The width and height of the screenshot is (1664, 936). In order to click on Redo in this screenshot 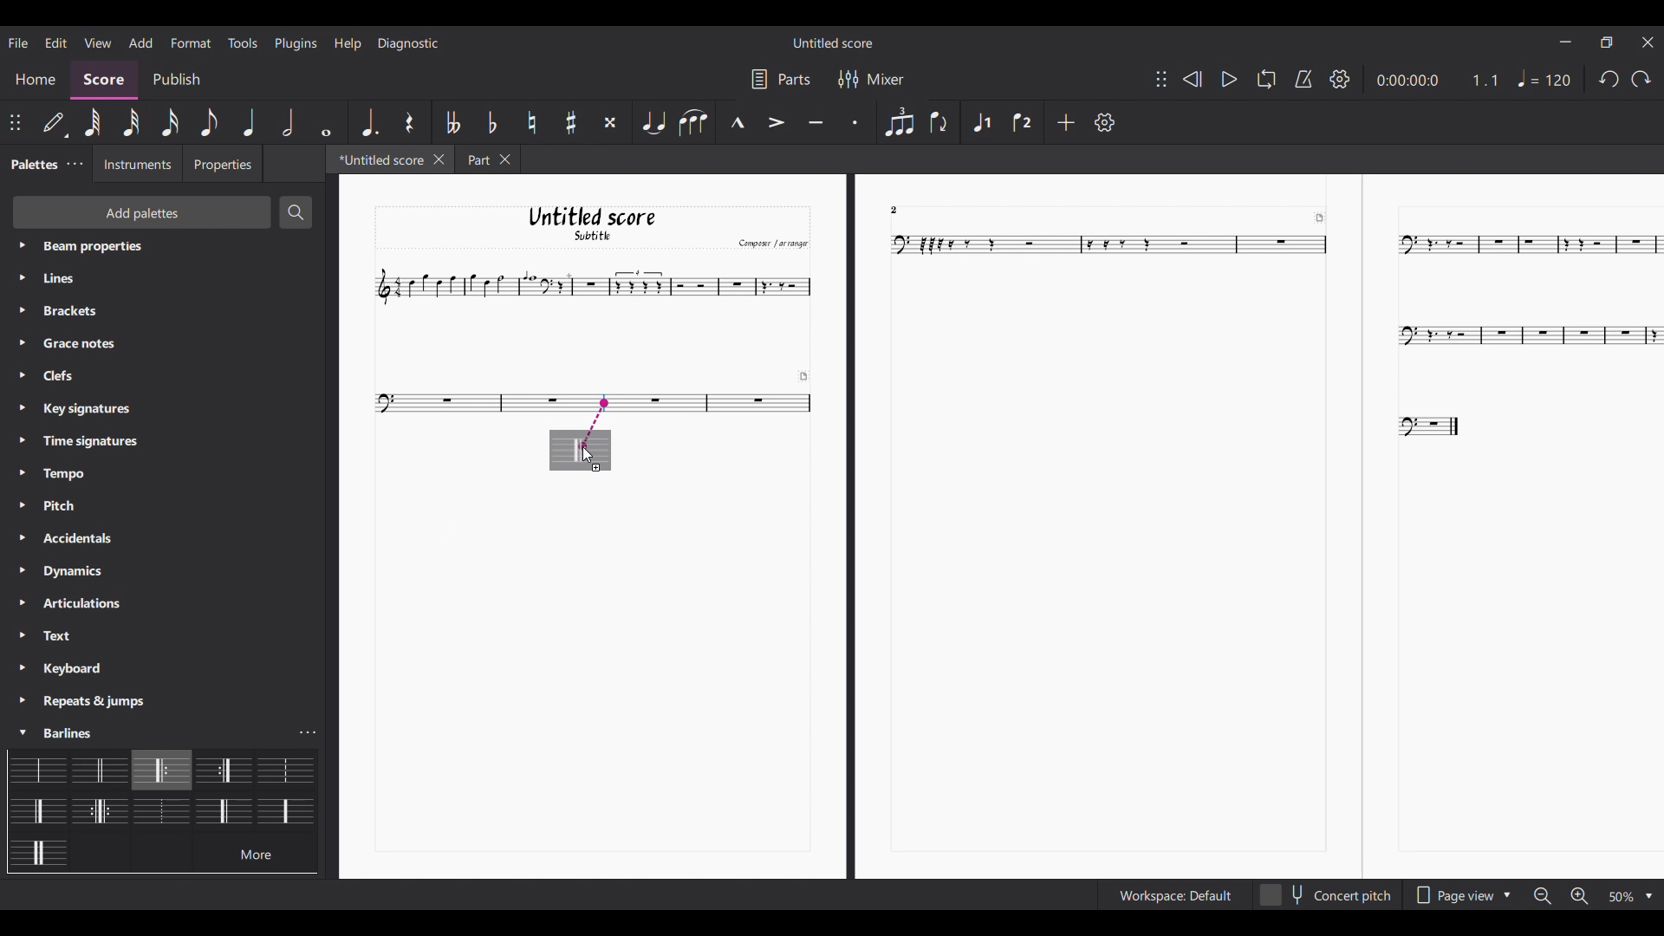, I will do `click(1641, 79)`.